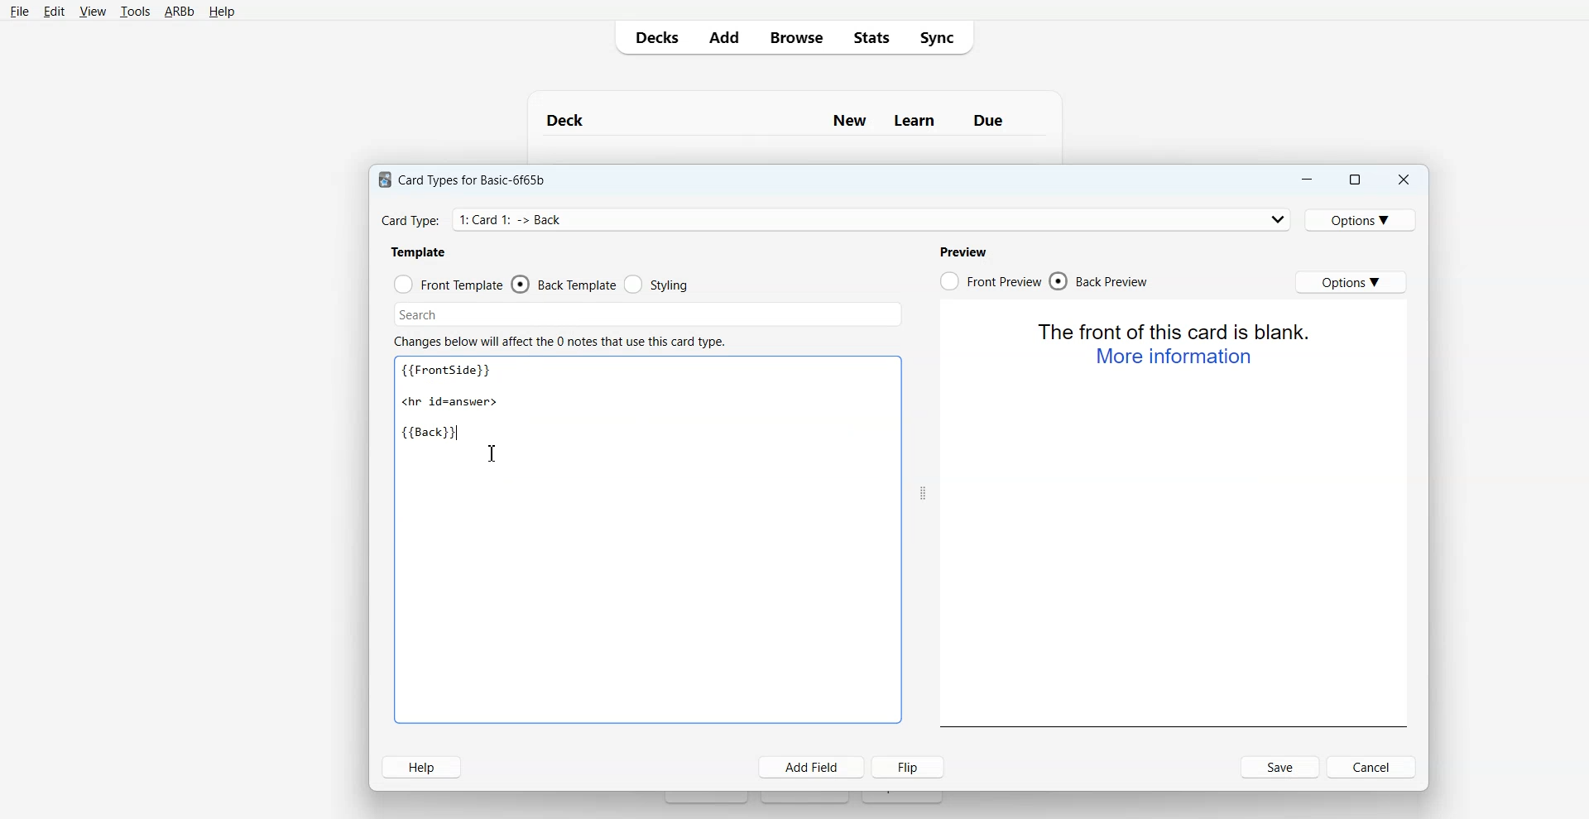 This screenshot has height=819, width=1589. Describe the element at coordinates (794, 113) in the screenshot. I see `Text` at that location.